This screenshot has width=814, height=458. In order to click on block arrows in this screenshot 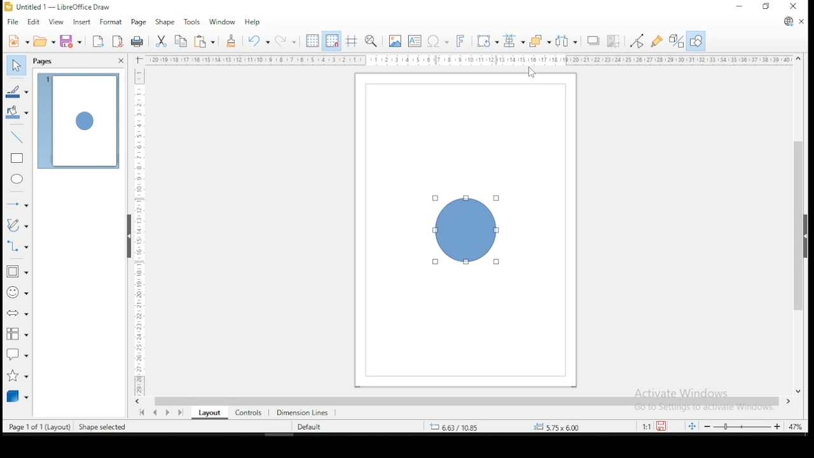, I will do `click(18, 315)`.